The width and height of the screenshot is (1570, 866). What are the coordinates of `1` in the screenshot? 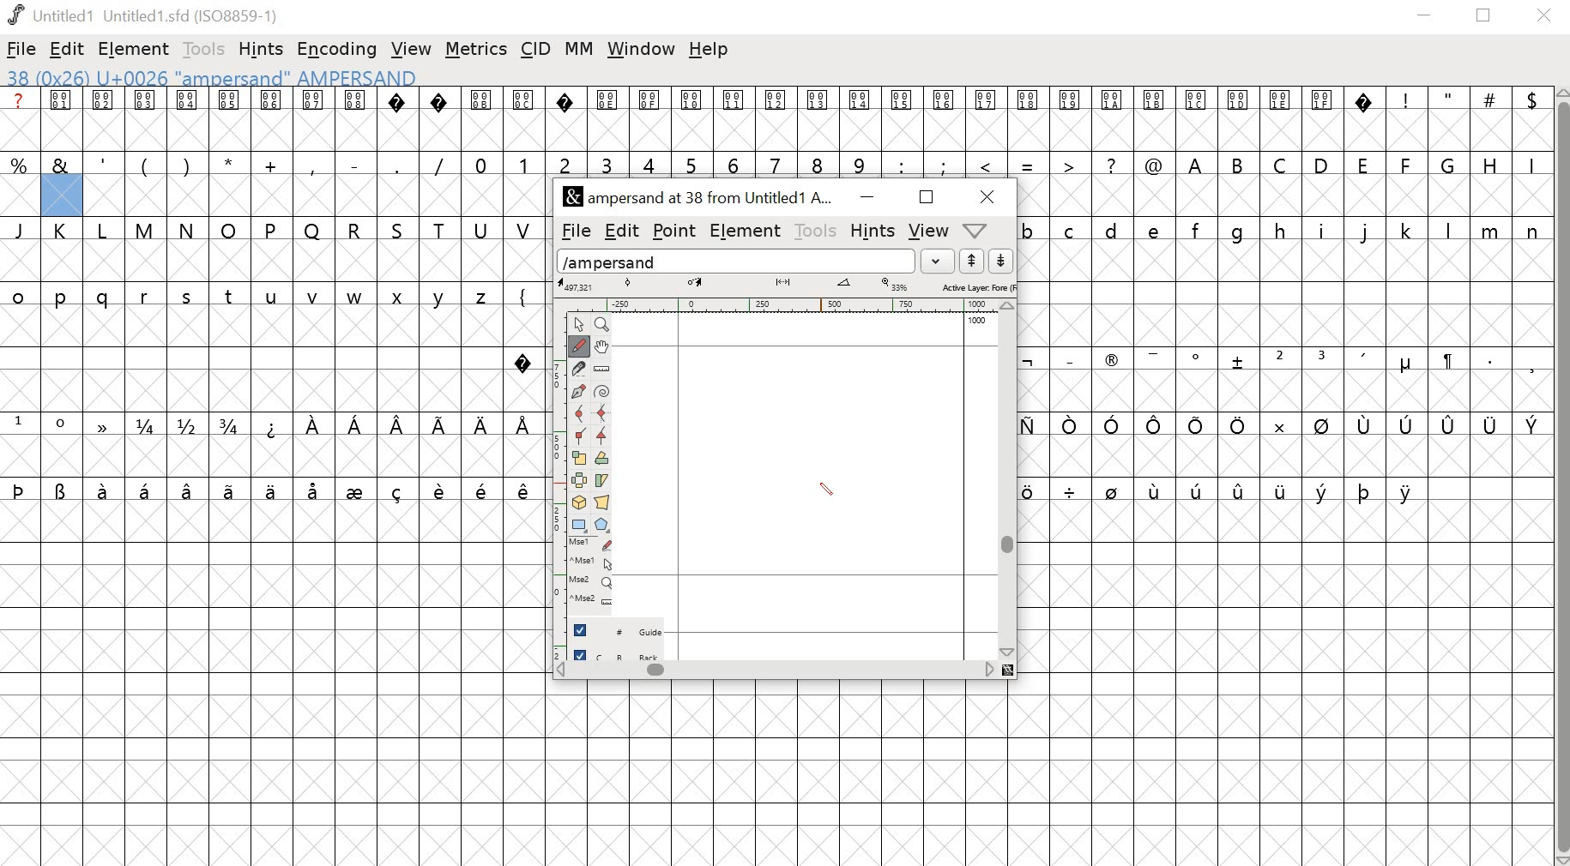 It's located at (523, 163).